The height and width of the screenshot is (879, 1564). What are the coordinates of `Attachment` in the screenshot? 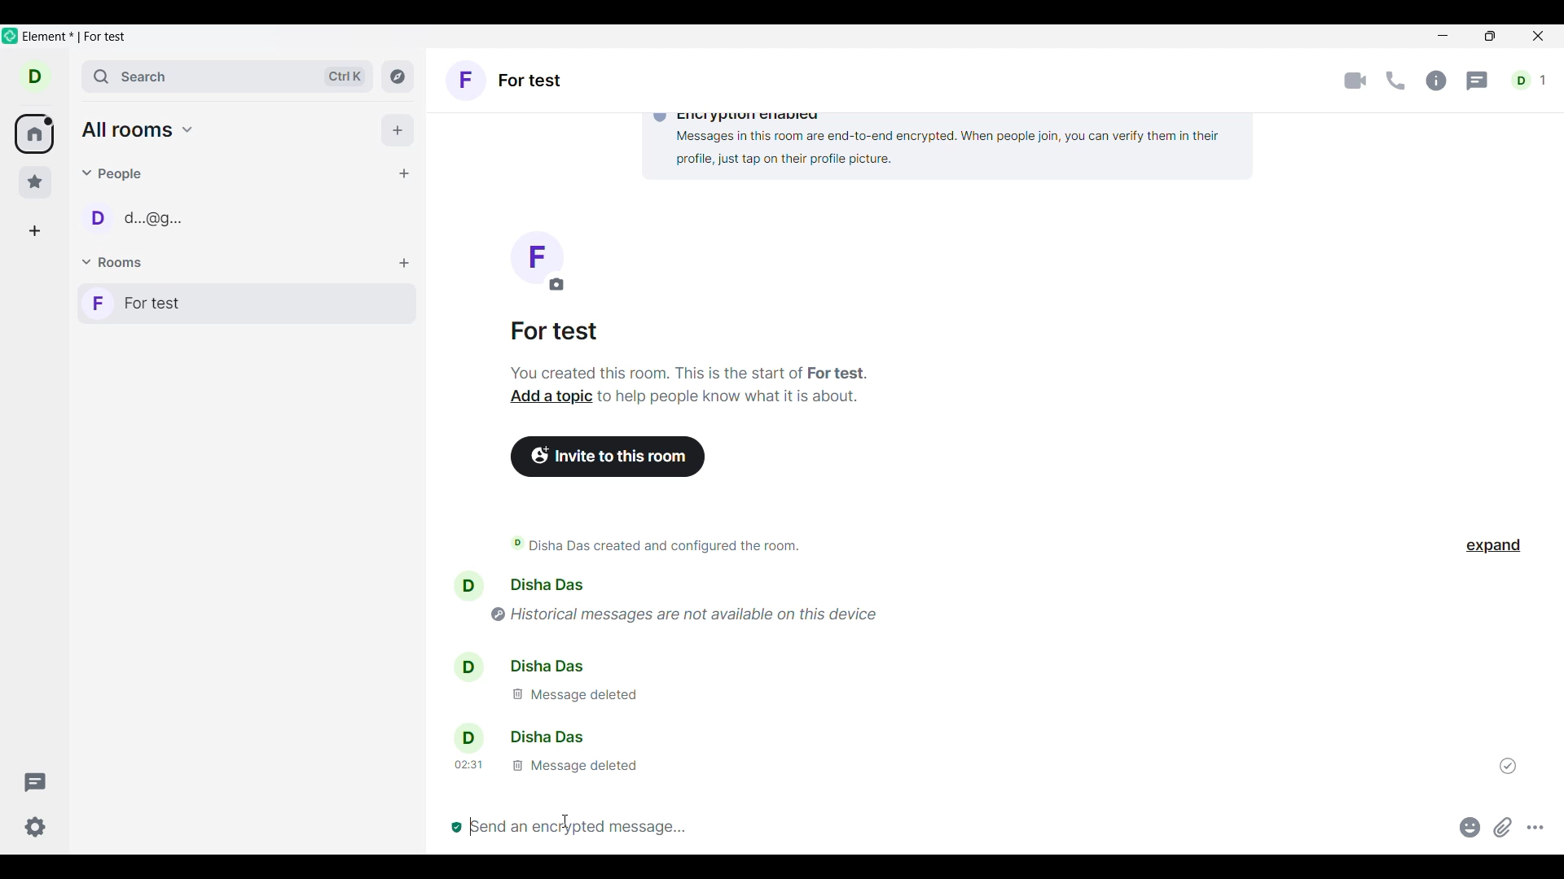 It's located at (1503, 827).